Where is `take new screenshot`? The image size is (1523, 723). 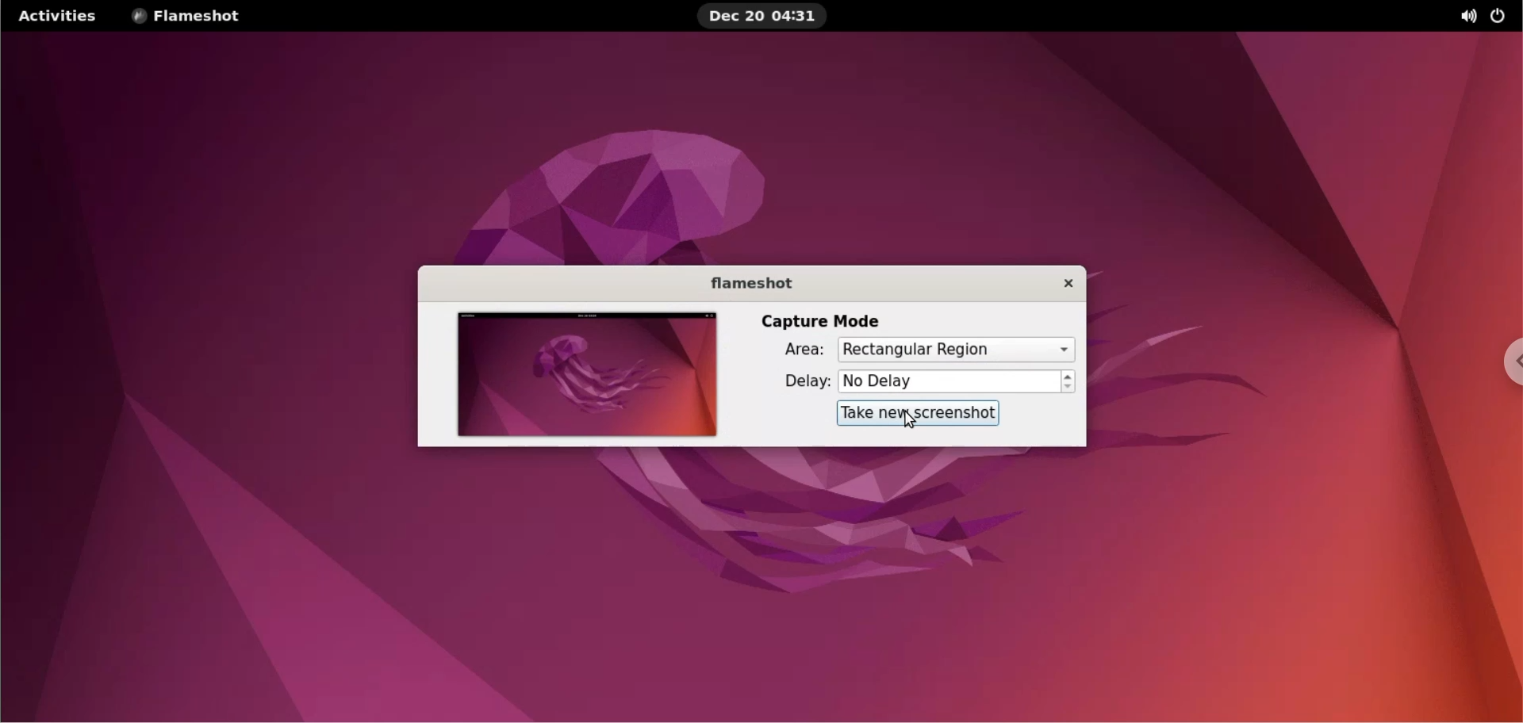 take new screenshot is located at coordinates (920, 414).